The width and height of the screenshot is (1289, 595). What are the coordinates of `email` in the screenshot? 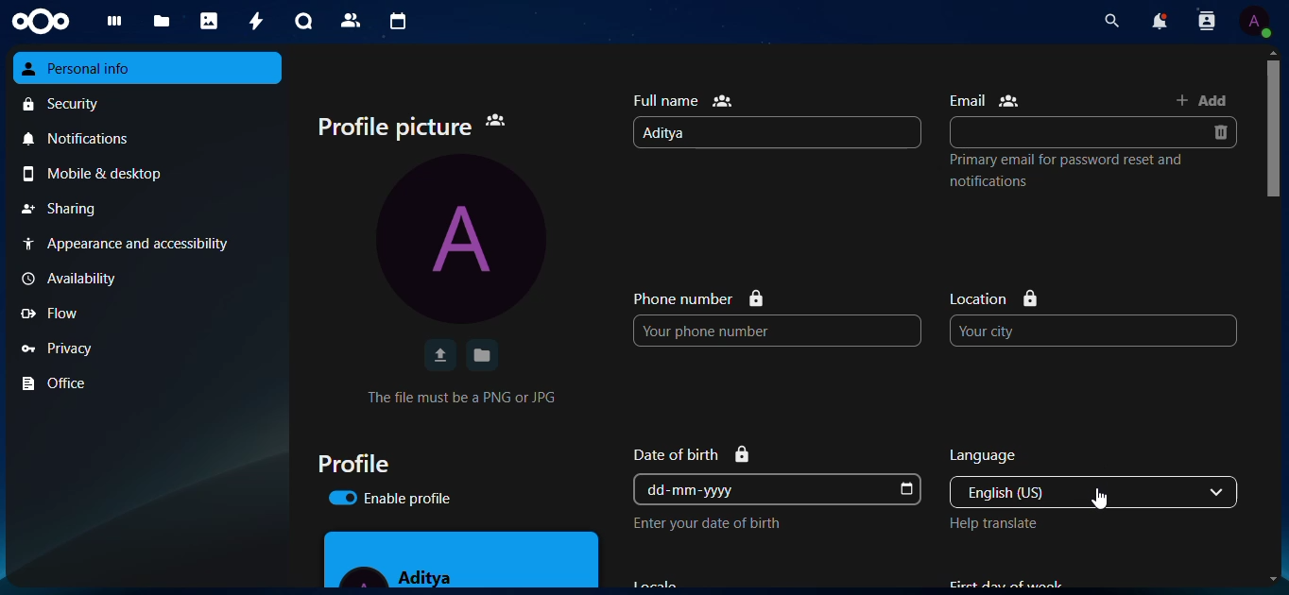 It's located at (1058, 132).